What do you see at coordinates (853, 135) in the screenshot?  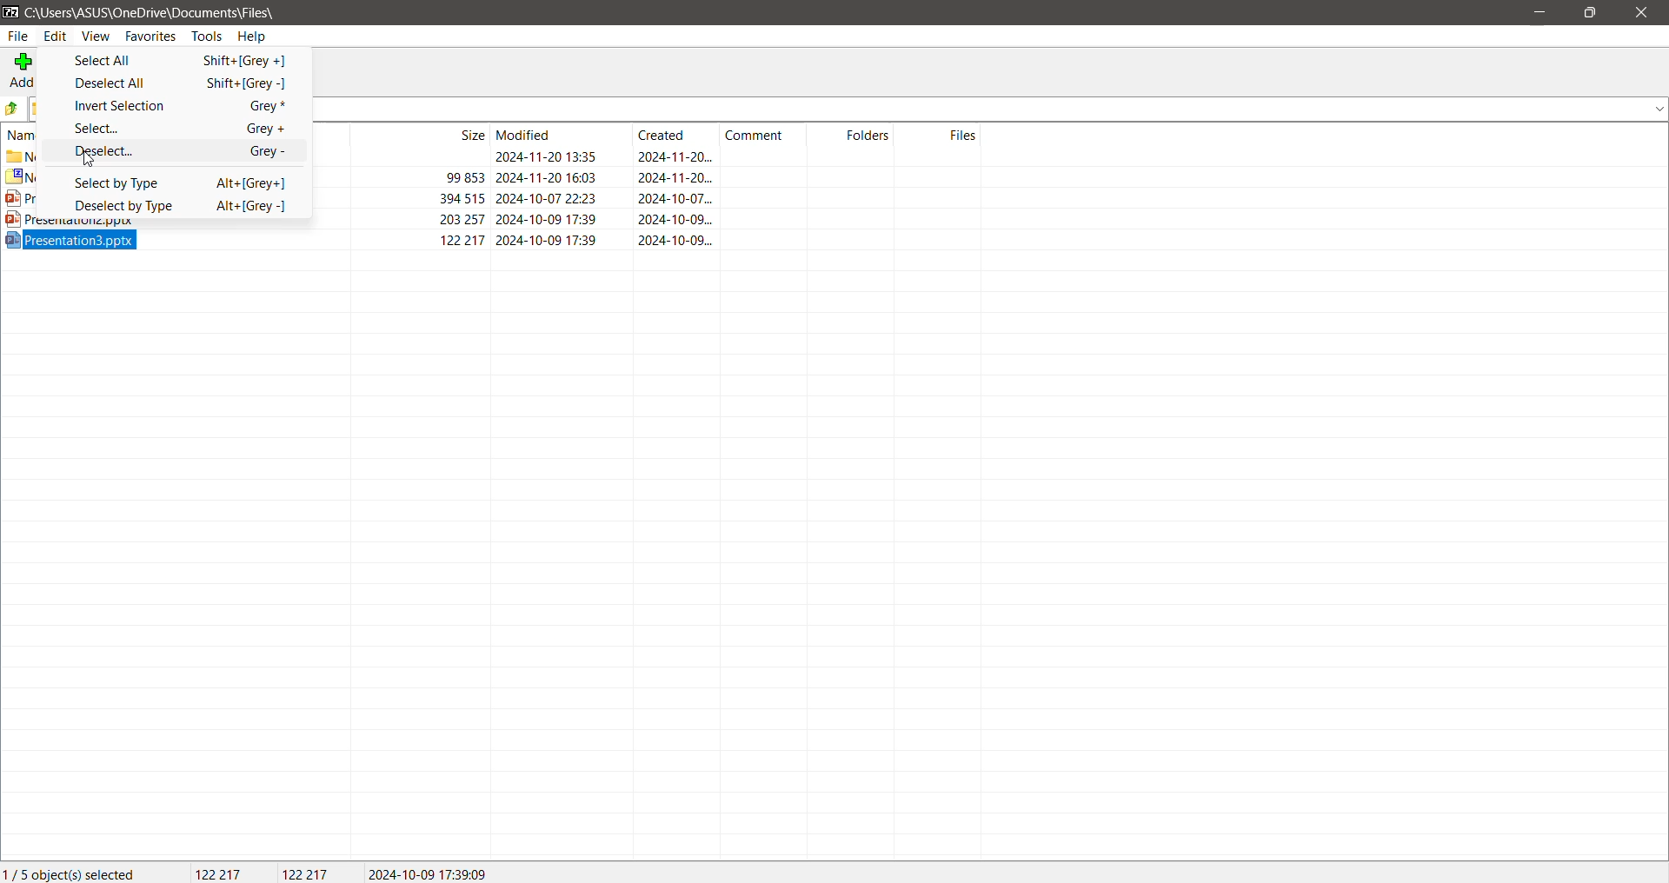 I see `Folders` at bounding box center [853, 135].